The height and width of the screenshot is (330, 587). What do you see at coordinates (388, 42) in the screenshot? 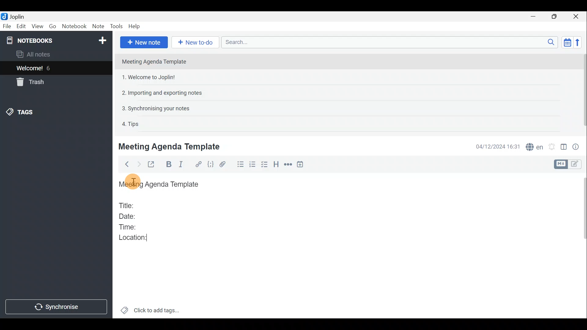
I see `Search bar` at bounding box center [388, 42].